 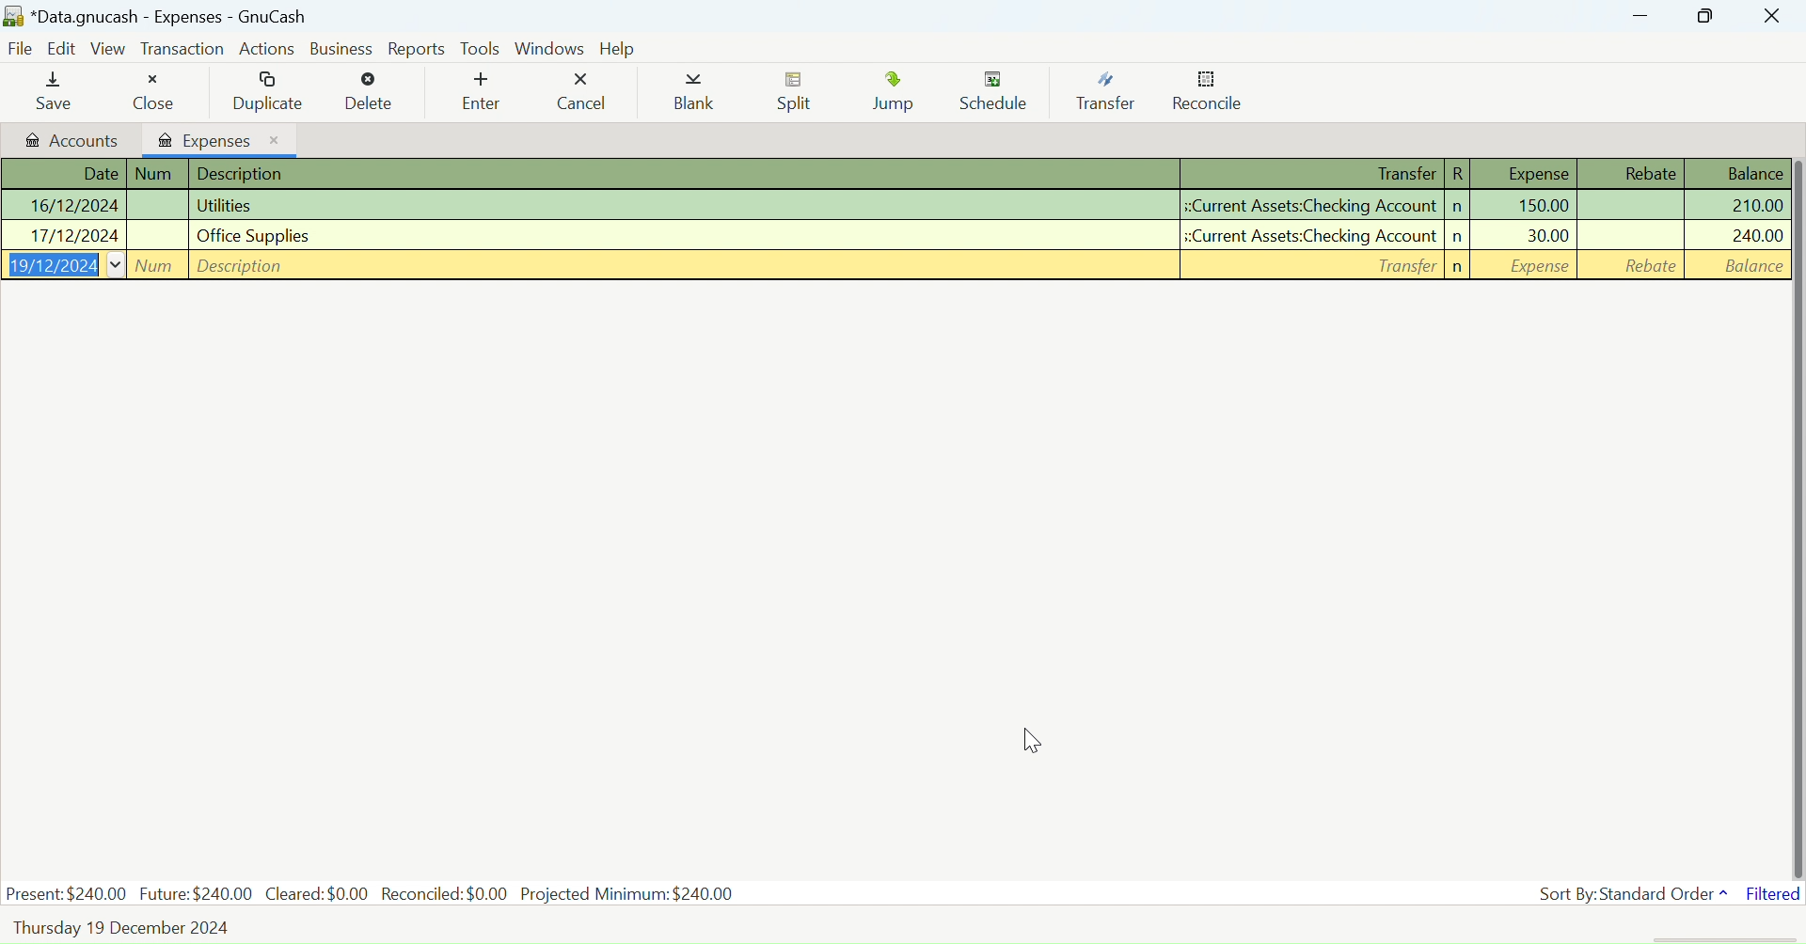 I want to click on Close, so click(x=159, y=92).